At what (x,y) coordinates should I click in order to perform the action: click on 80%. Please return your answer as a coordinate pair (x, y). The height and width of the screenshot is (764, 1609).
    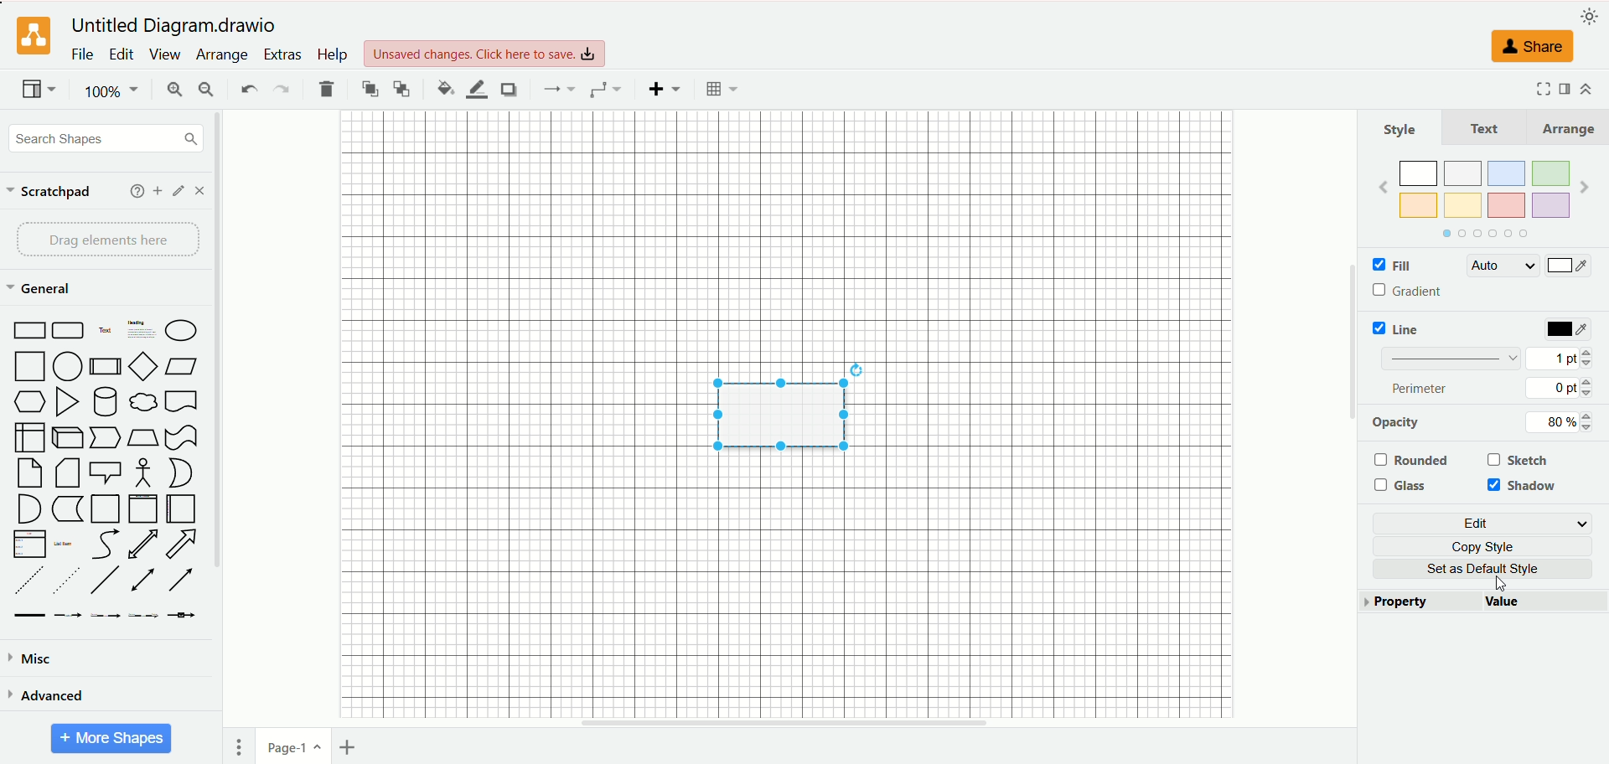
    Looking at the image, I should click on (1555, 422).